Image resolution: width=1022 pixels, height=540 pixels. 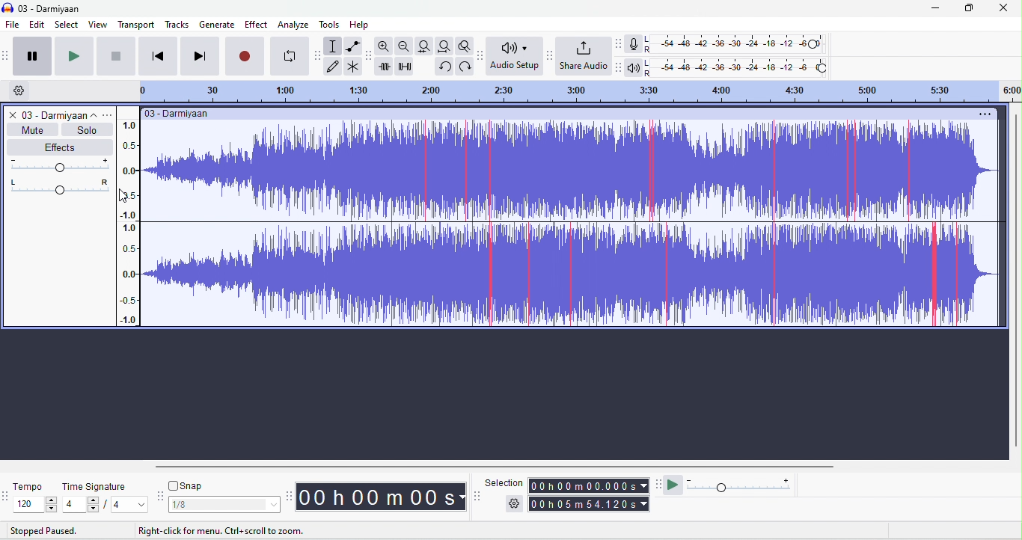 What do you see at coordinates (621, 66) in the screenshot?
I see `audacity playback meter tool bar` at bounding box center [621, 66].